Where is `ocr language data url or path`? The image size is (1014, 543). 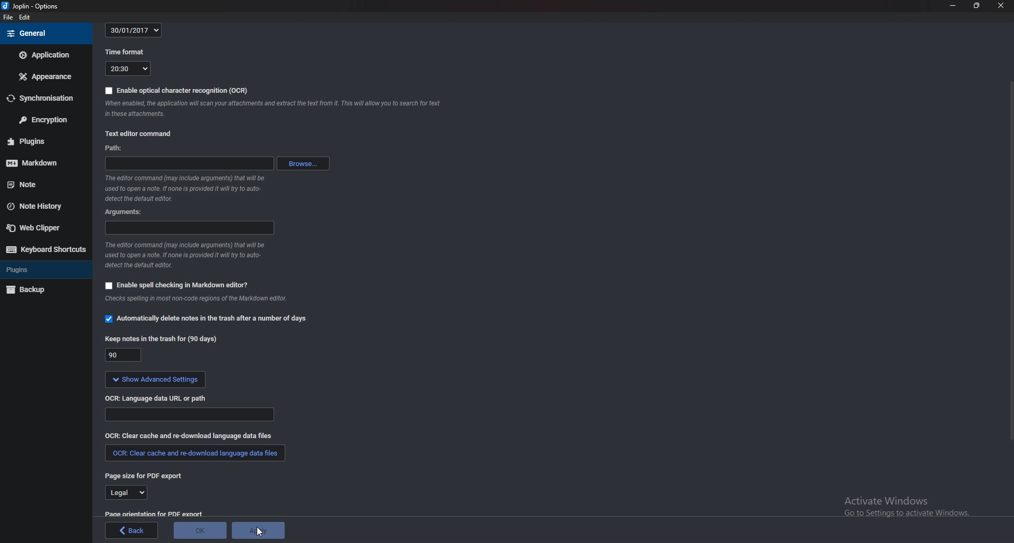
ocr language data url or path is located at coordinates (156, 398).